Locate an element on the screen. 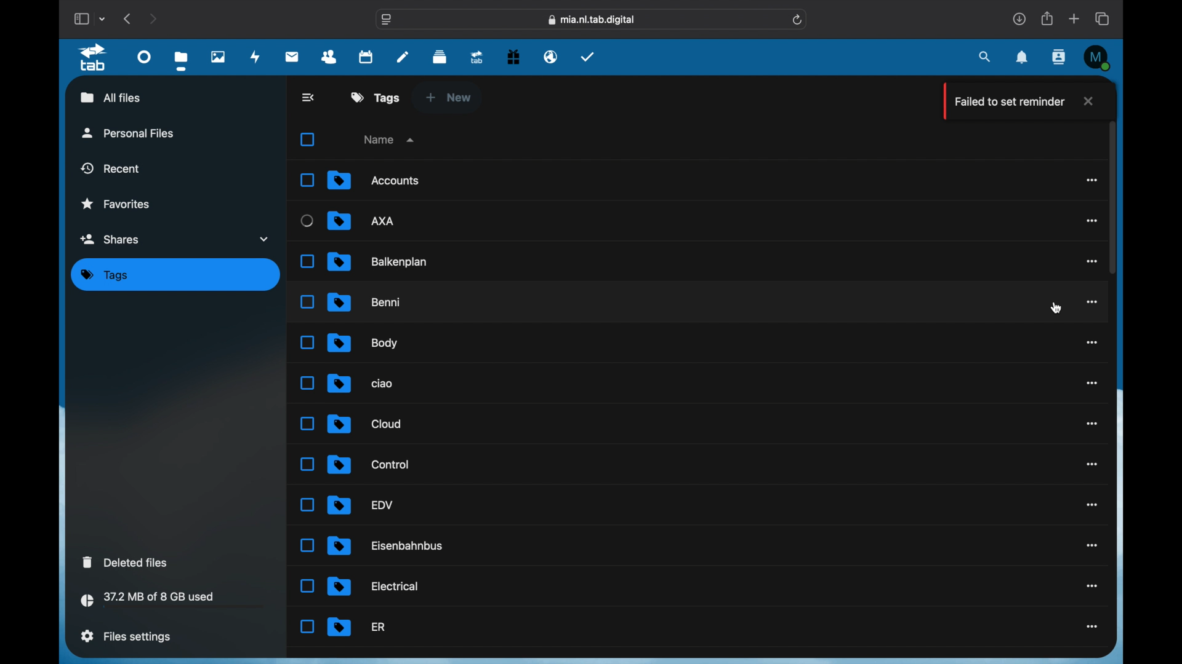  file is located at coordinates (363, 343).